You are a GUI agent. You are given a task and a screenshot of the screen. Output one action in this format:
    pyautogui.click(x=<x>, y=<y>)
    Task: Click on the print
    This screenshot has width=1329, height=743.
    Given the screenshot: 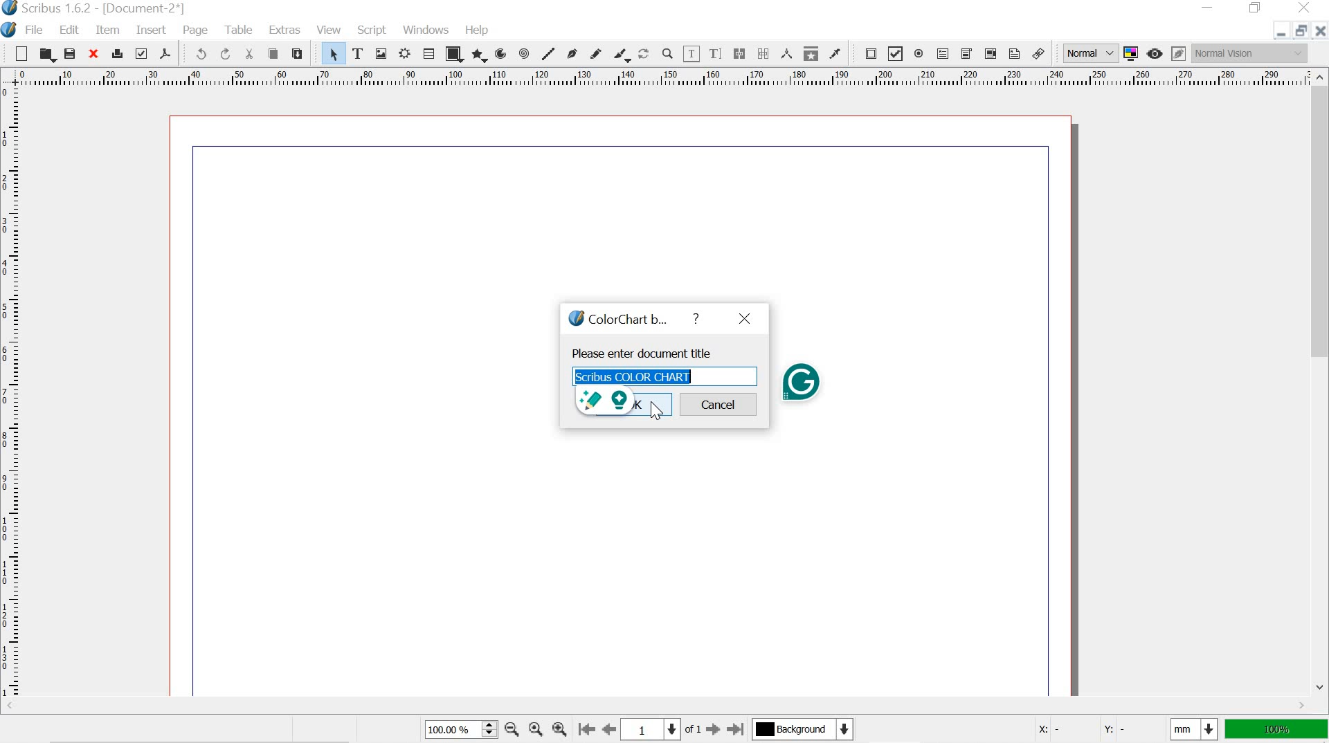 What is the action you would take?
    pyautogui.click(x=116, y=54)
    